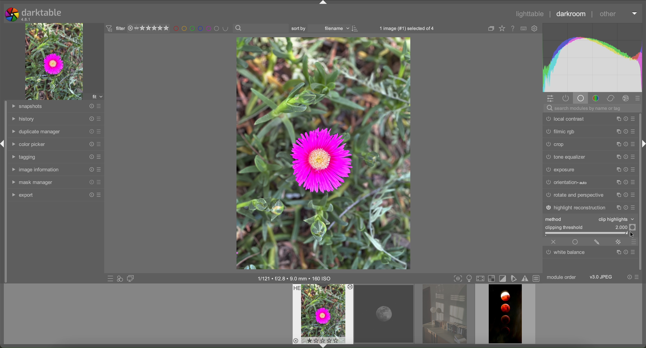  What do you see at coordinates (110, 278) in the screenshot?
I see `quick access to presets` at bounding box center [110, 278].